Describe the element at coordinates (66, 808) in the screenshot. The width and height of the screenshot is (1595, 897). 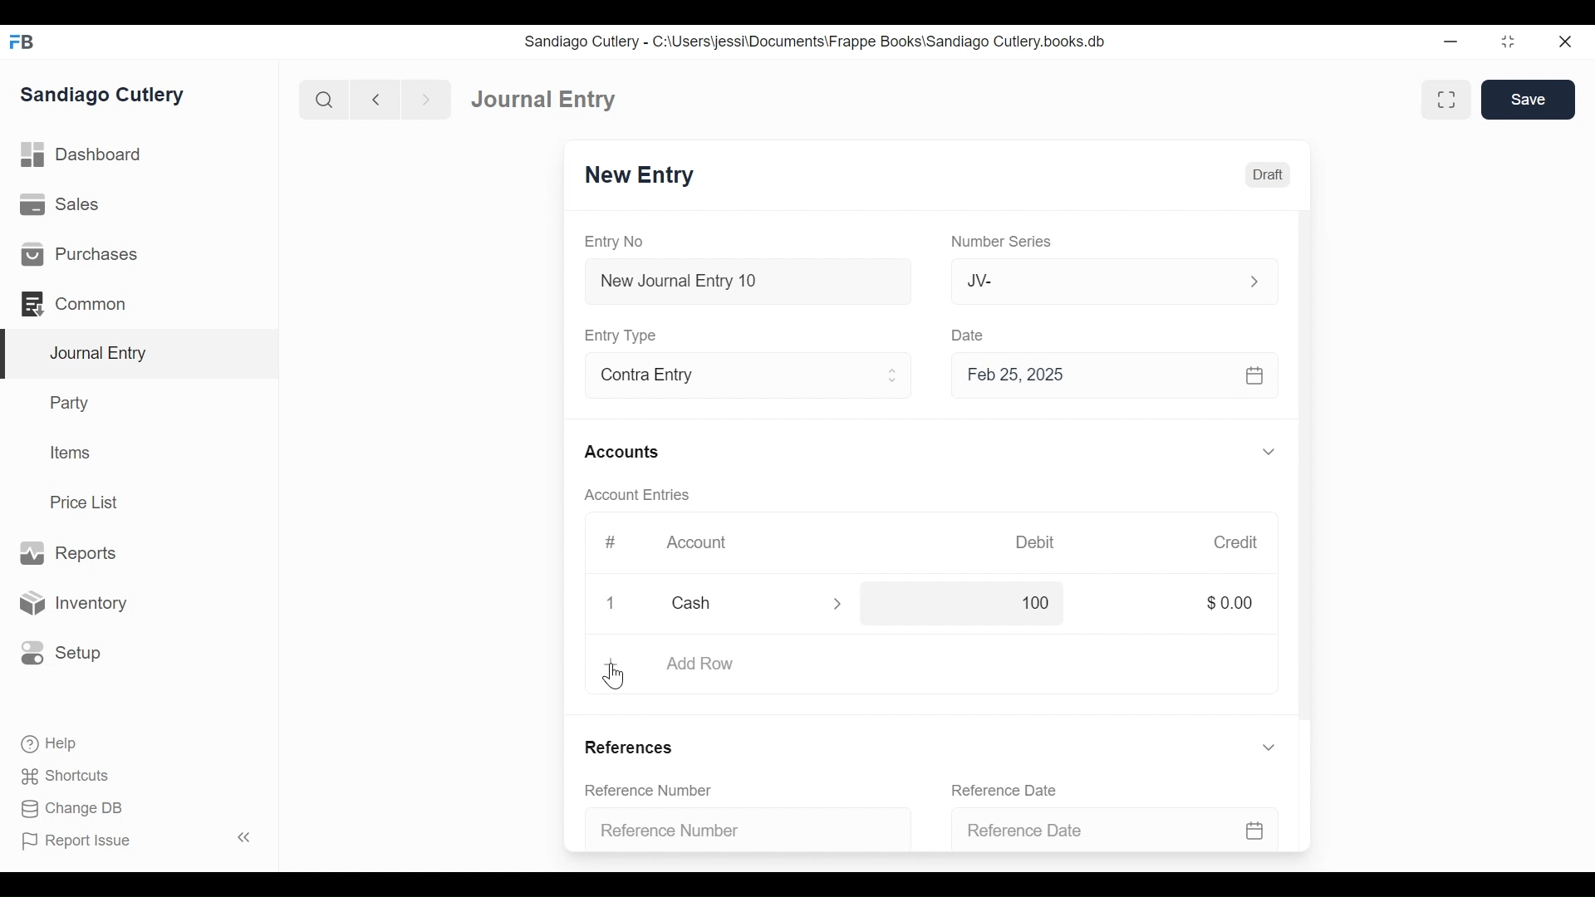
I see `Change DB` at that location.